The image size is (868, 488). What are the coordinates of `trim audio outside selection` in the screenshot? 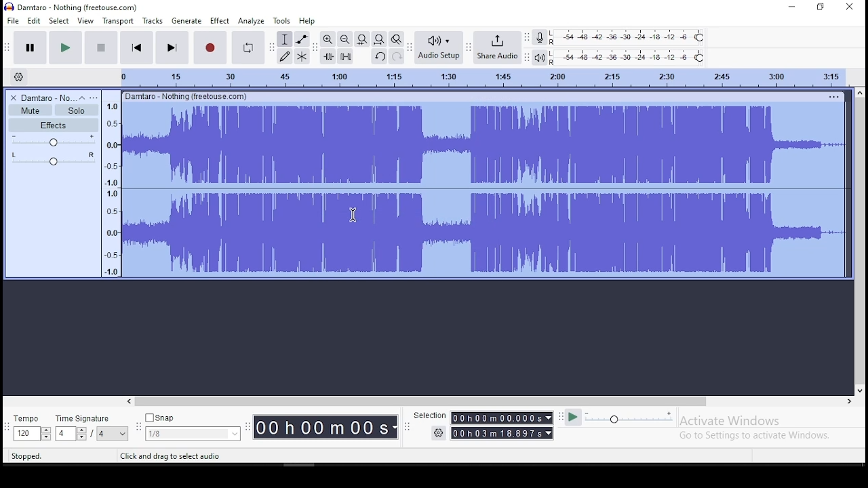 It's located at (328, 56).